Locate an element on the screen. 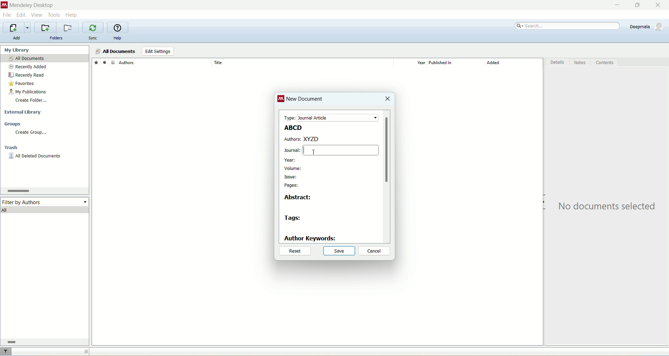 The width and height of the screenshot is (669, 356). filter by author is located at coordinates (45, 201).